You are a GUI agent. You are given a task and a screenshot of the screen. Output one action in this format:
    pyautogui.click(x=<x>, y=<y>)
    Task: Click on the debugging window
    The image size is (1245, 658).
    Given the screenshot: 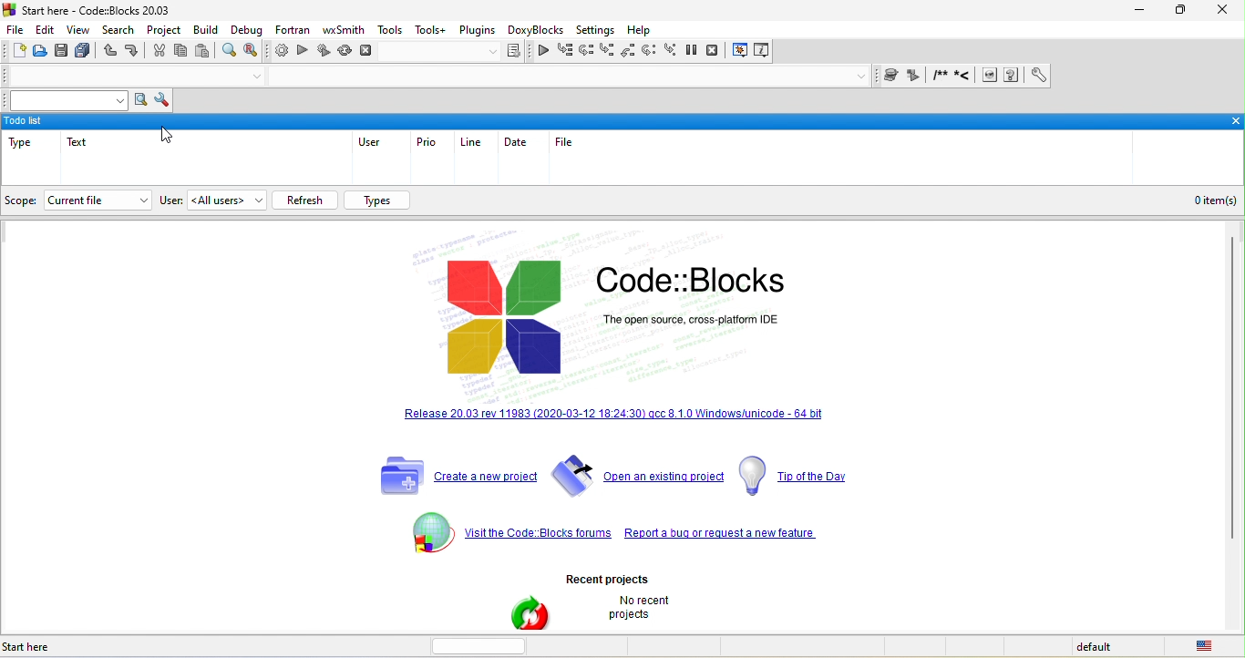 What is the action you would take?
    pyautogui.click(x=741, y=51)
    